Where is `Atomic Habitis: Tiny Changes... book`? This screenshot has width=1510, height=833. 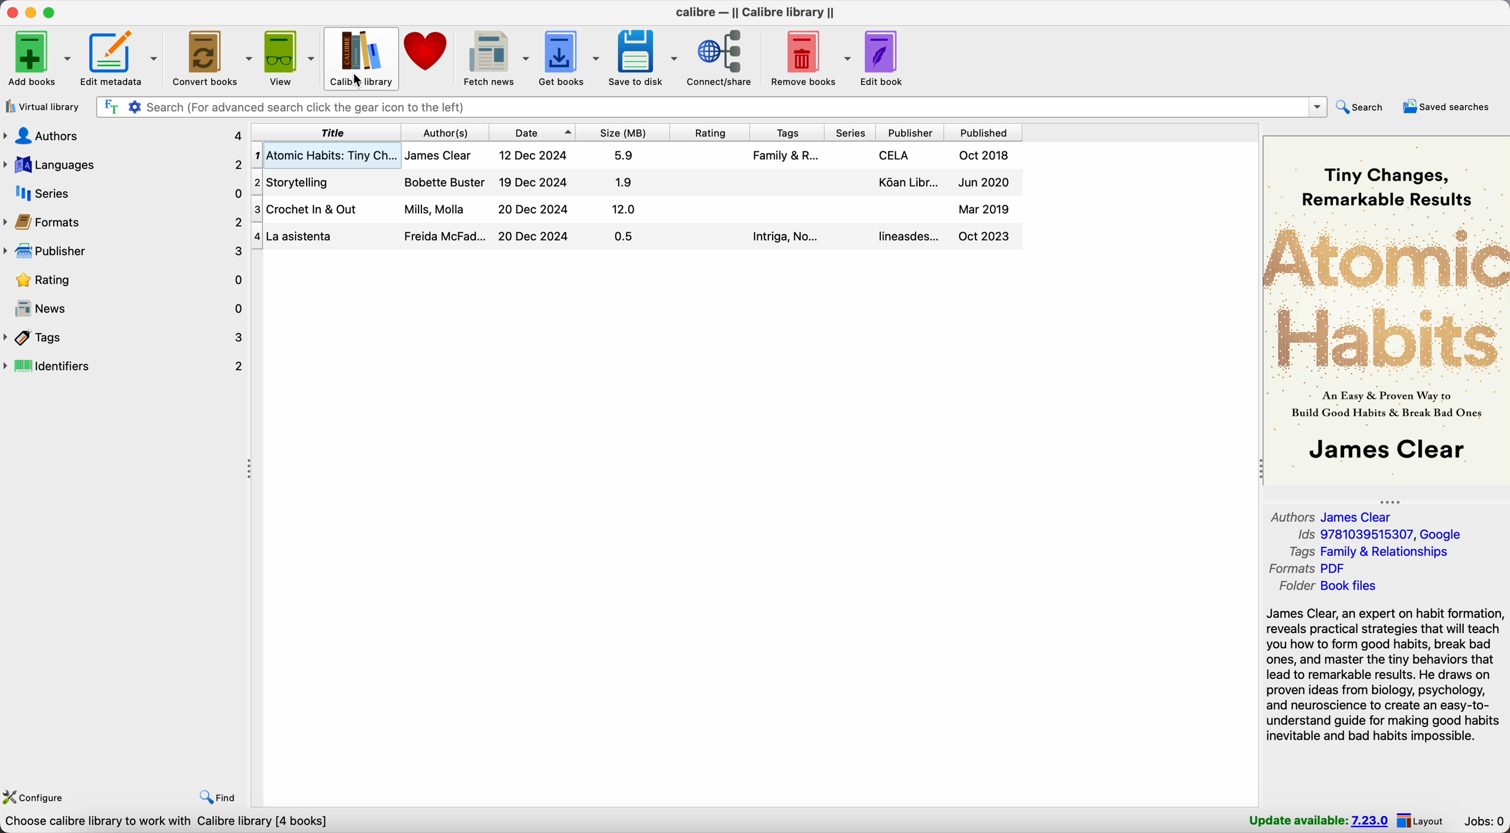
Atomic Habitis: Tiny Changes... book is located at coordinates (638, 156).